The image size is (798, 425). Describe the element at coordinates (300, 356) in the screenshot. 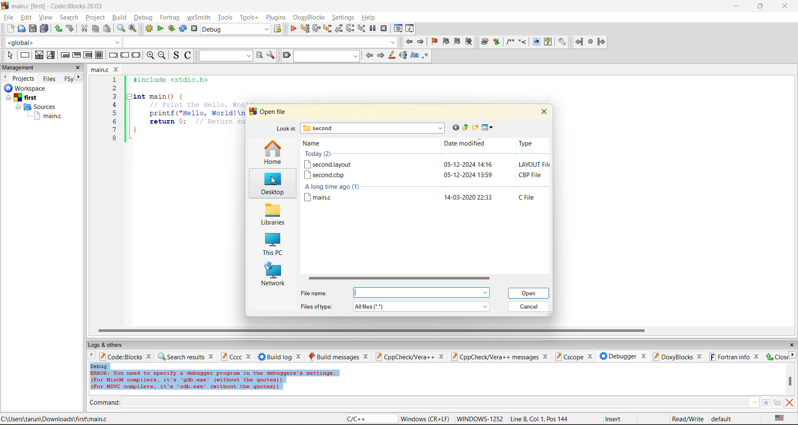

I see `close` at that location.